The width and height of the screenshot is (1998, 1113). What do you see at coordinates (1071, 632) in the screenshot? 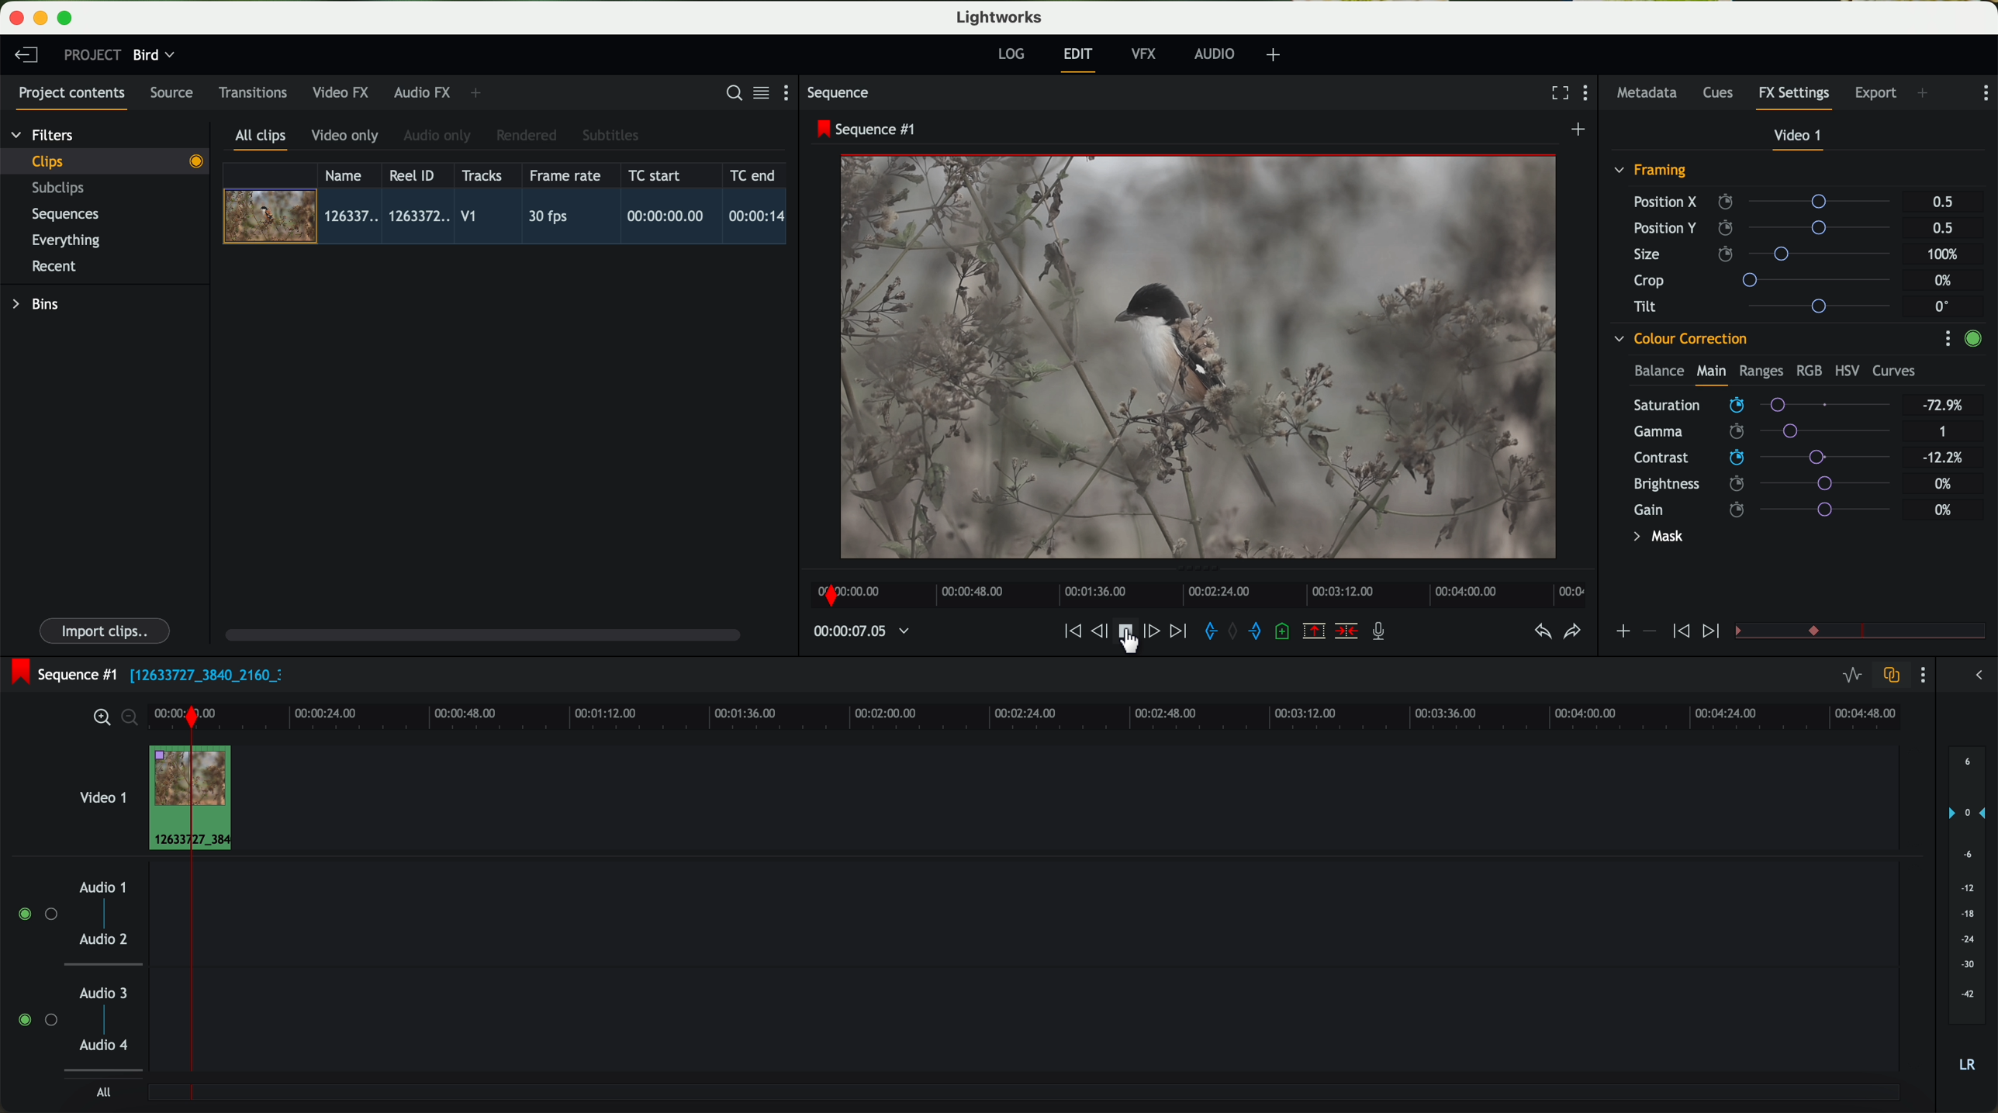
I see `rewind` at bounding box center [1071, 632].